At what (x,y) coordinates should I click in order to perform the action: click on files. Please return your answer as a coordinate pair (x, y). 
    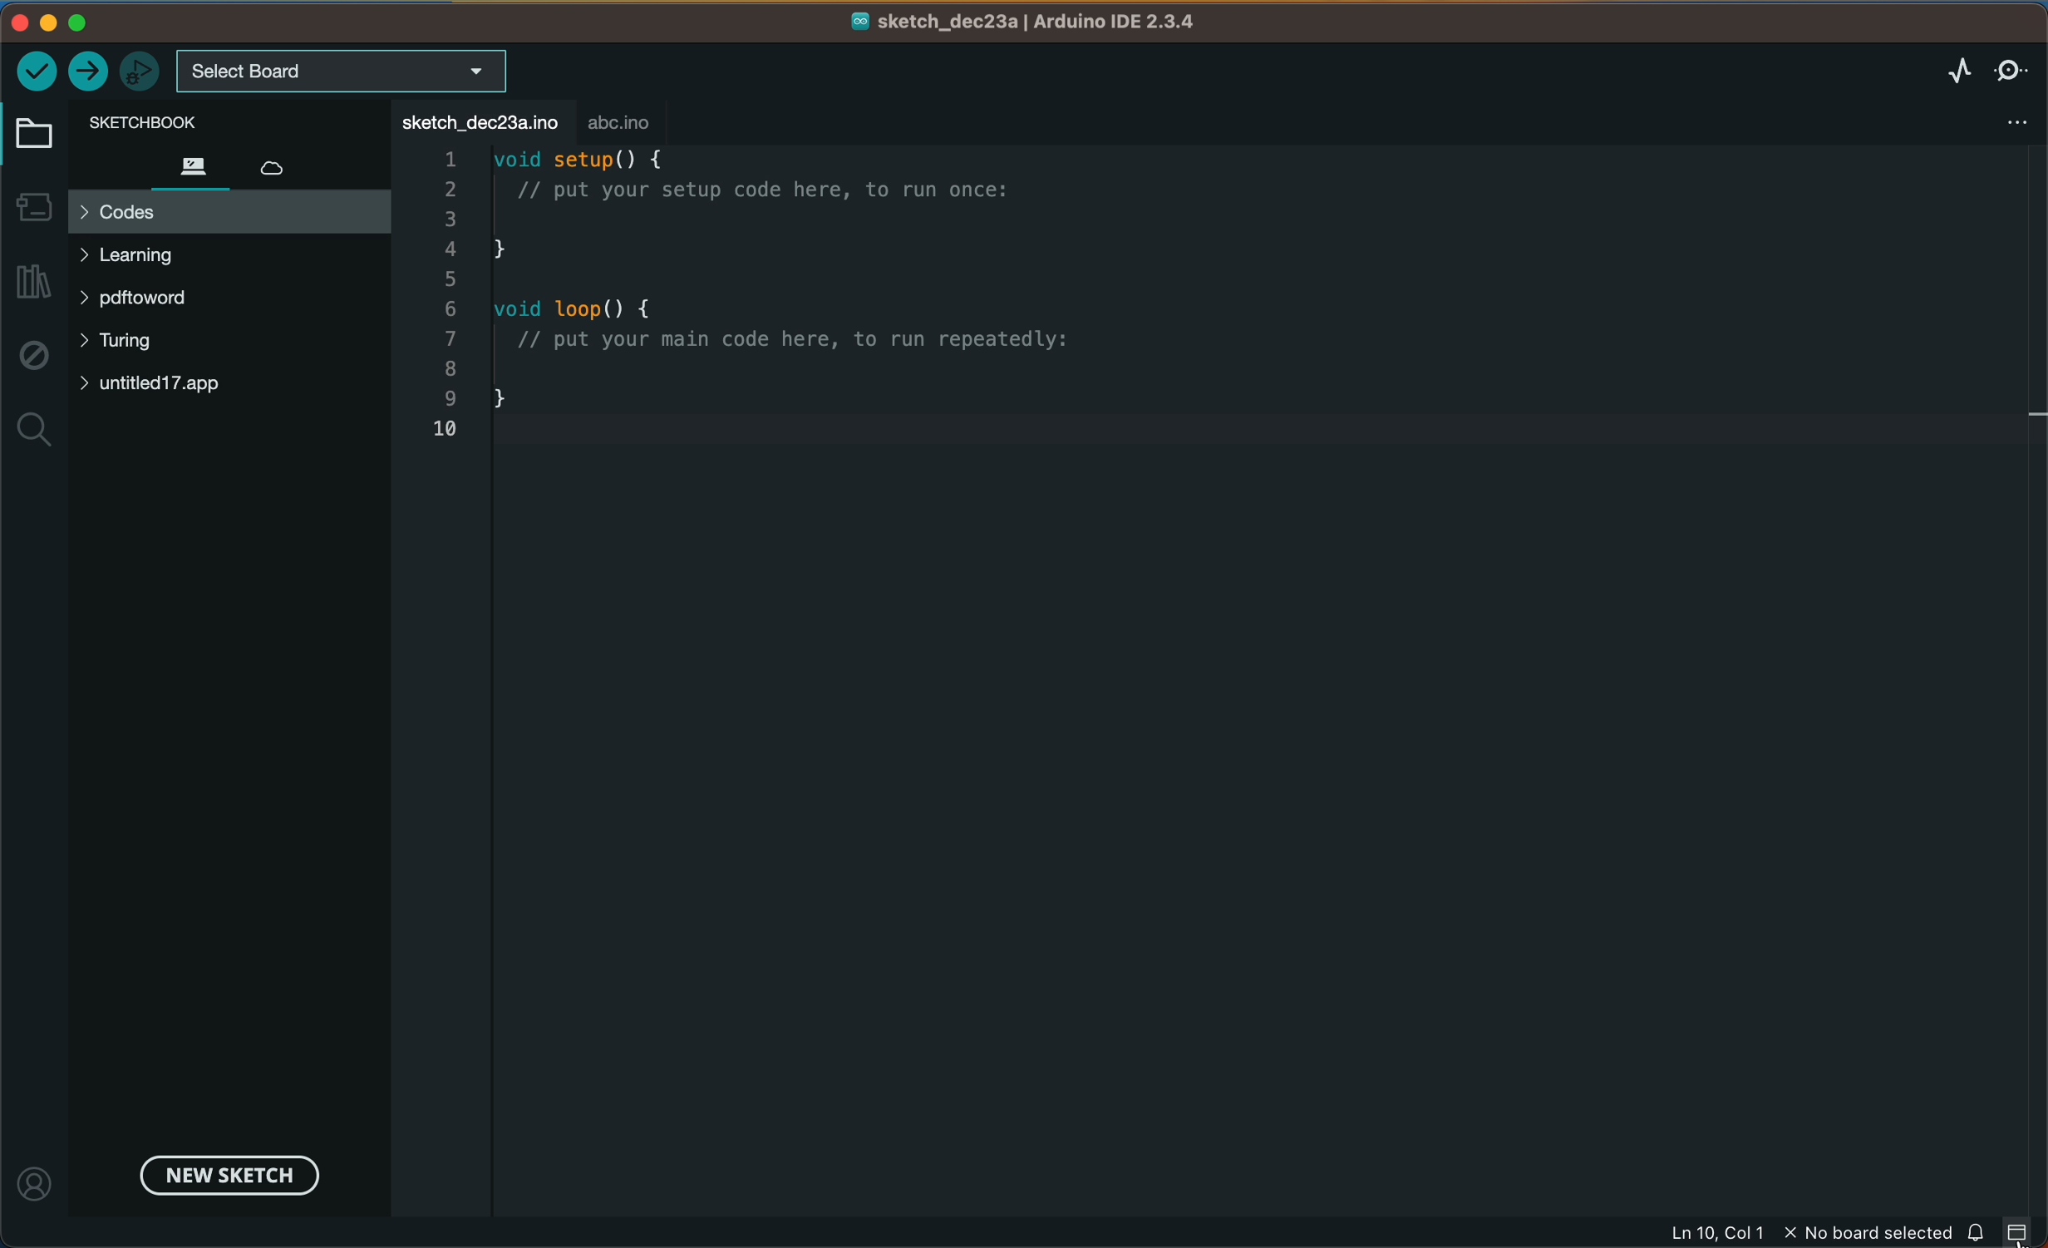
    Looking at the image, I should click on (199, 164).